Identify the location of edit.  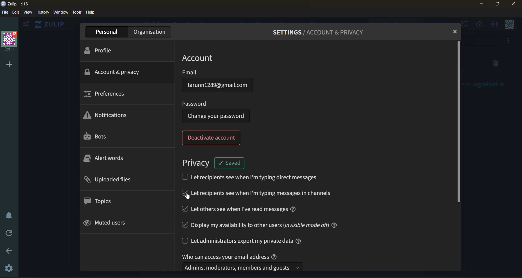
(16, 12).